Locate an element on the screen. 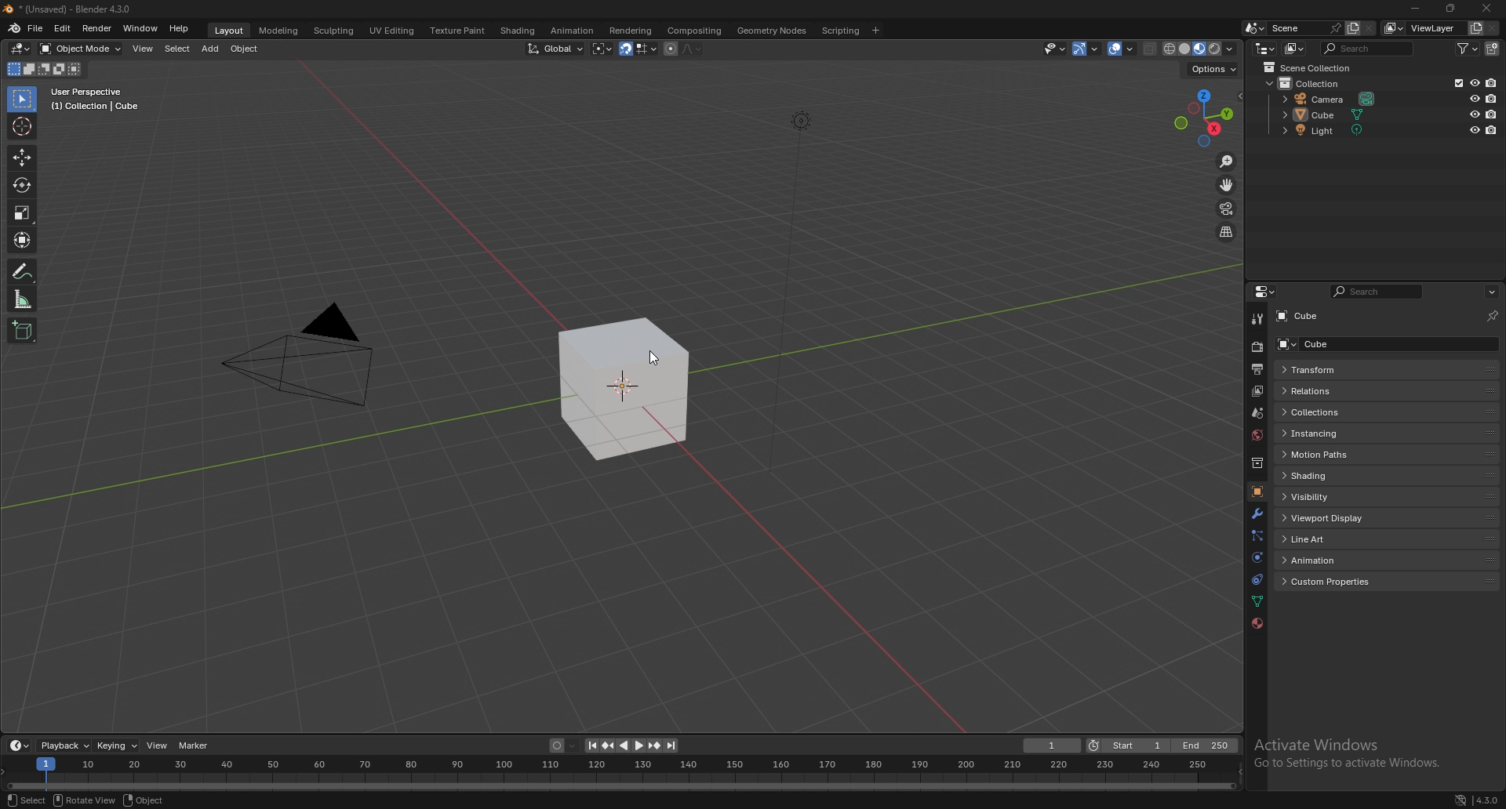 Image resolution: width=1506 pixels, height=809 pixels. window is located at coordinates (140, 28).